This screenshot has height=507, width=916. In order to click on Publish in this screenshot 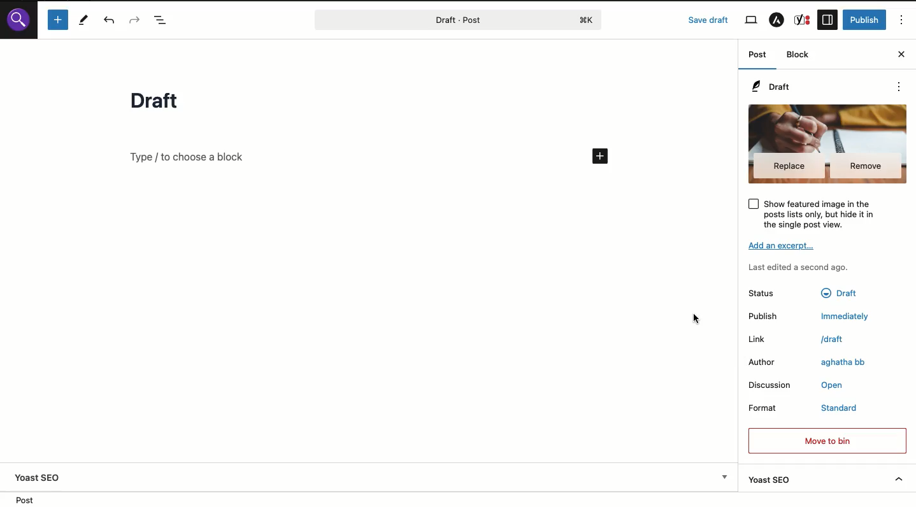, I will do `click(762, 316)`.